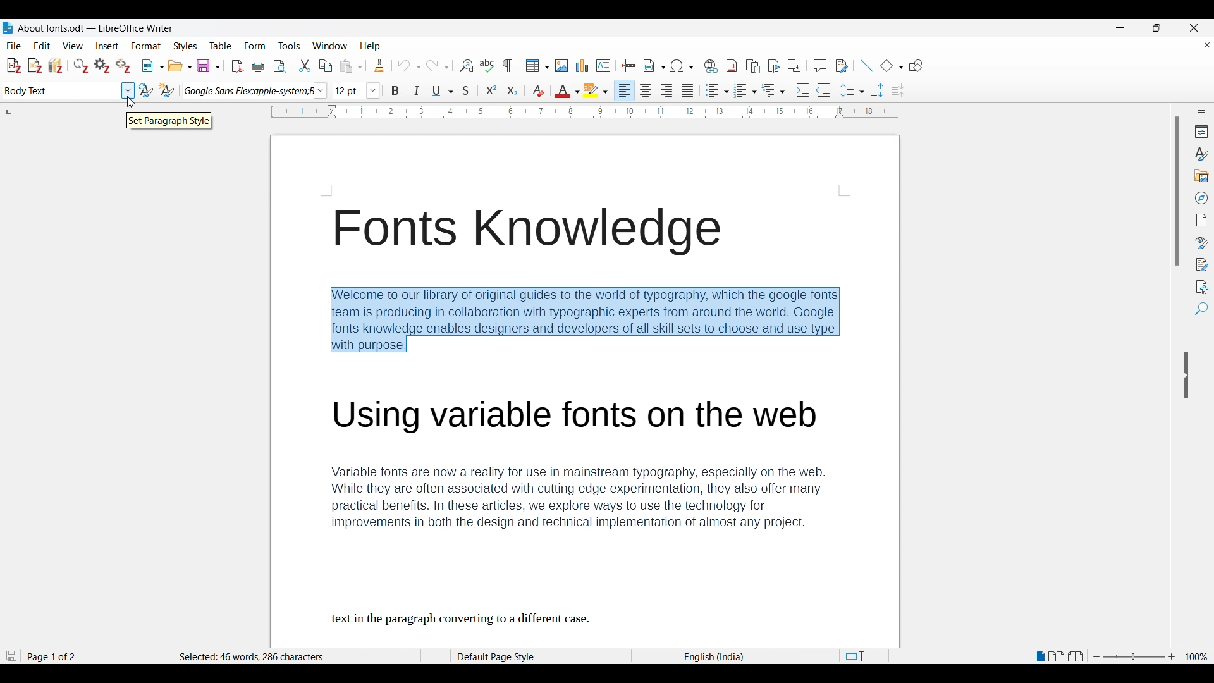  I want to click on Toggle formatting marks, so click(508, 66).